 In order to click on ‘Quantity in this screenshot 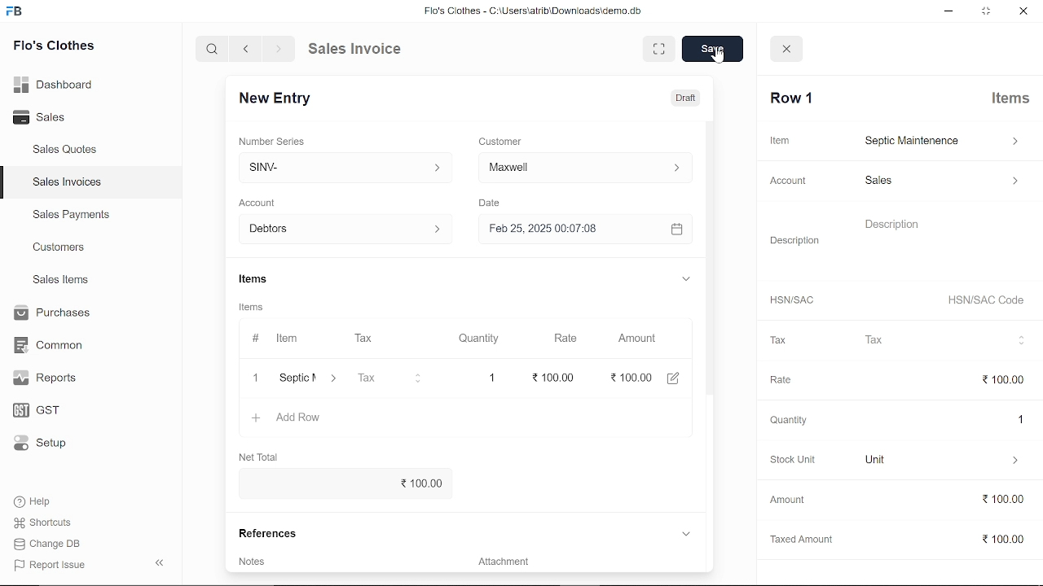, I will do `click(786, 420)`.